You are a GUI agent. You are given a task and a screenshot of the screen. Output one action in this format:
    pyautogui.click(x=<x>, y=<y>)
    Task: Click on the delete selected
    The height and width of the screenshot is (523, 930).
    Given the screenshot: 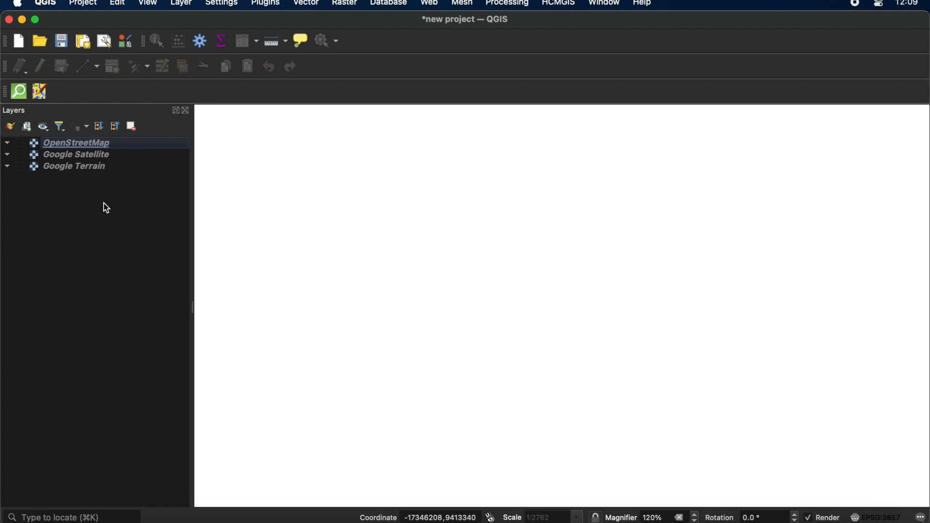 What is the action you would take?
    pyautogui.click(x=183, y=67)
    